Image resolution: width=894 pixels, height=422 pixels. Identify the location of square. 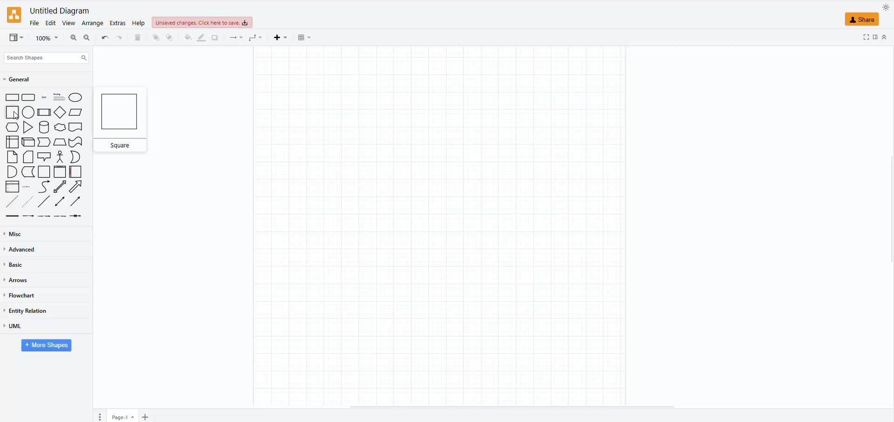
(124, 121).